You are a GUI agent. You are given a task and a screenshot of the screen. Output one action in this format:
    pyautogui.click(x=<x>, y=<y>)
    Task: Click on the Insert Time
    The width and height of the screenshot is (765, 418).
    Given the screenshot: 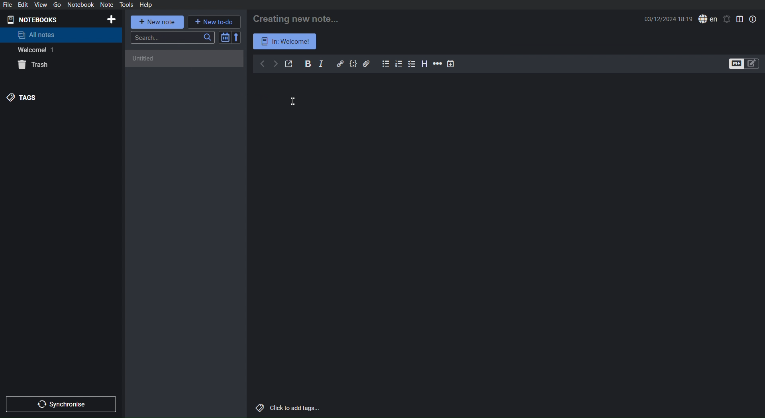 What is the action you would take?
    pyautogui.click(x=451, y=64)
    